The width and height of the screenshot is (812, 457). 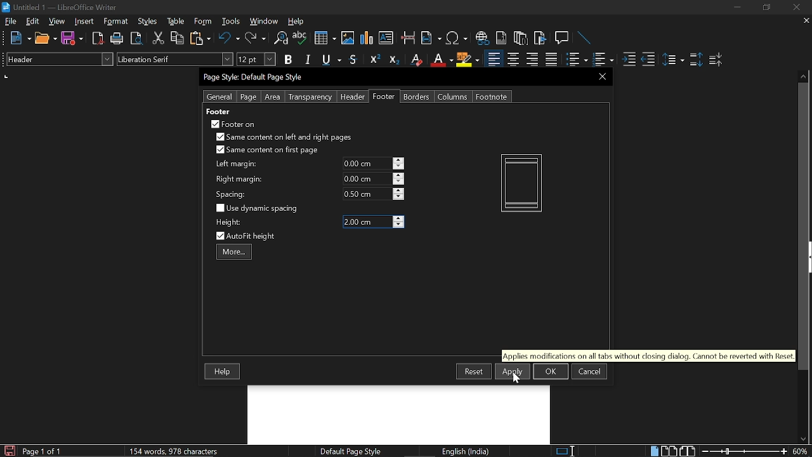 I want to click on Set line spacing, so click(x=672, y=60).